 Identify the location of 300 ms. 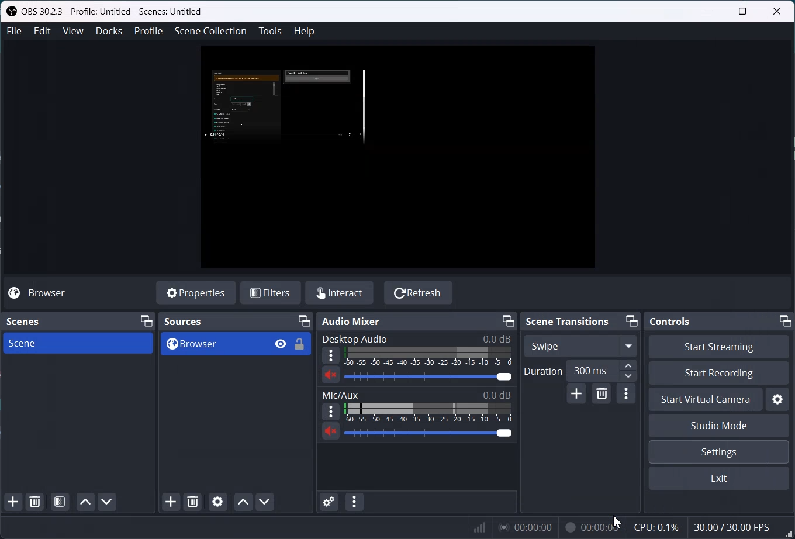
(604, 371).